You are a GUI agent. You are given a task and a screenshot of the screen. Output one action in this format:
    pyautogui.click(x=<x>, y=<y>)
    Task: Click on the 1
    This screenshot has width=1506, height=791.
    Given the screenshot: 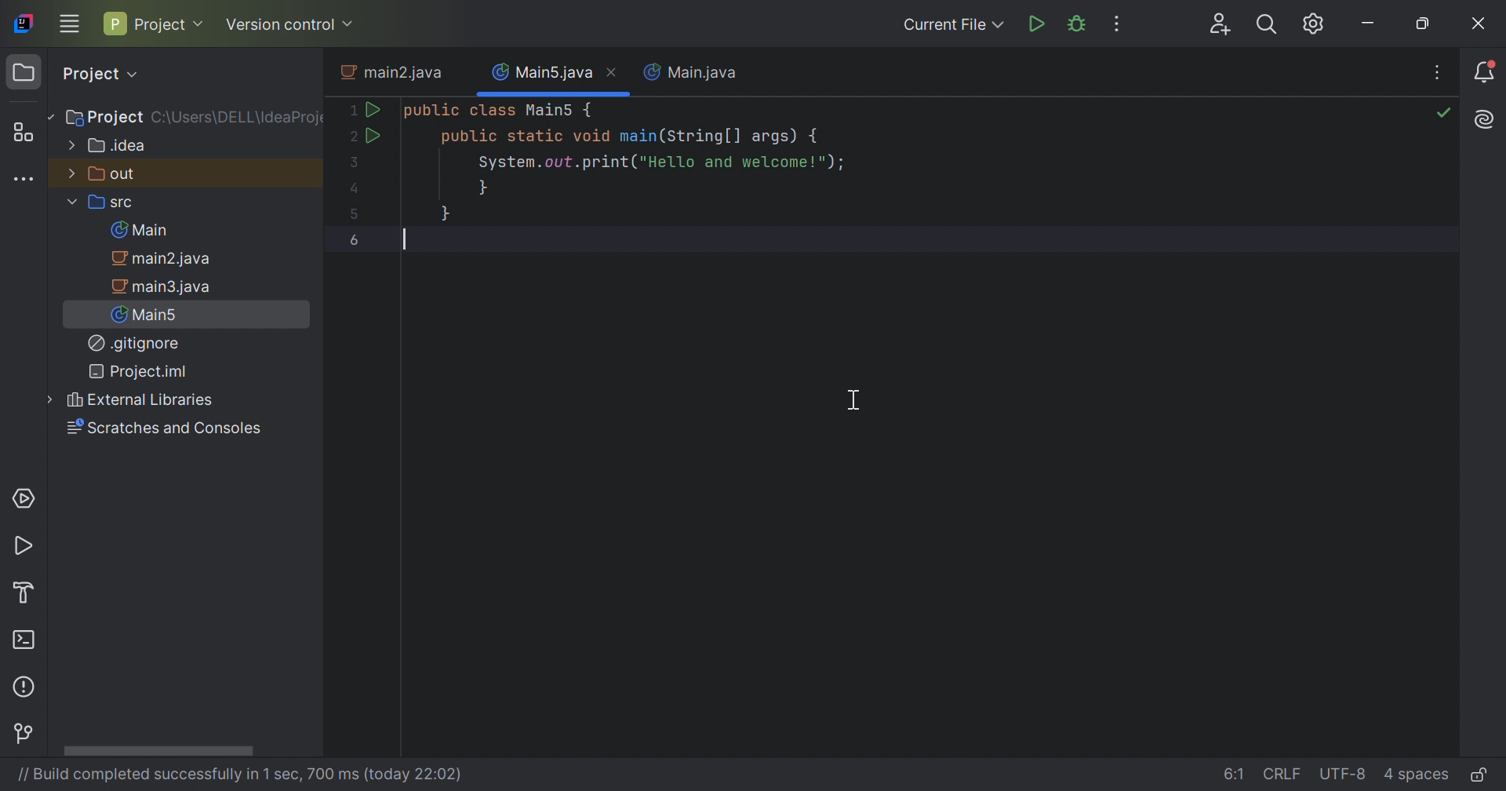 What is the action you would take?
    pyautogui.click(x=348, y=111)
    